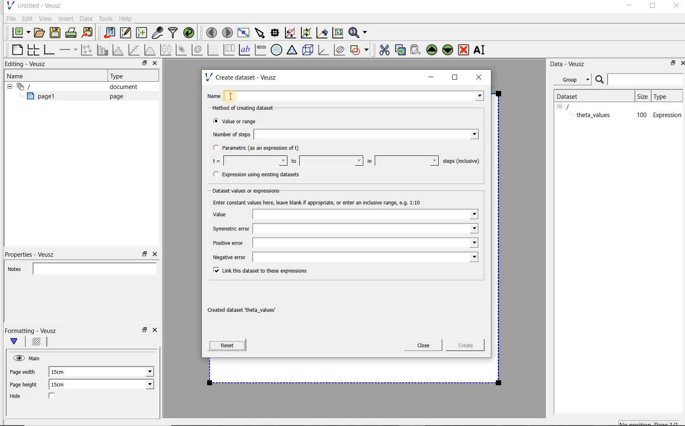 The image size is (685, 426). What do you see at coordinates (32, 331) in the screenshot?
I see `Formatting - Veusz` at bounding box center [32, 331].